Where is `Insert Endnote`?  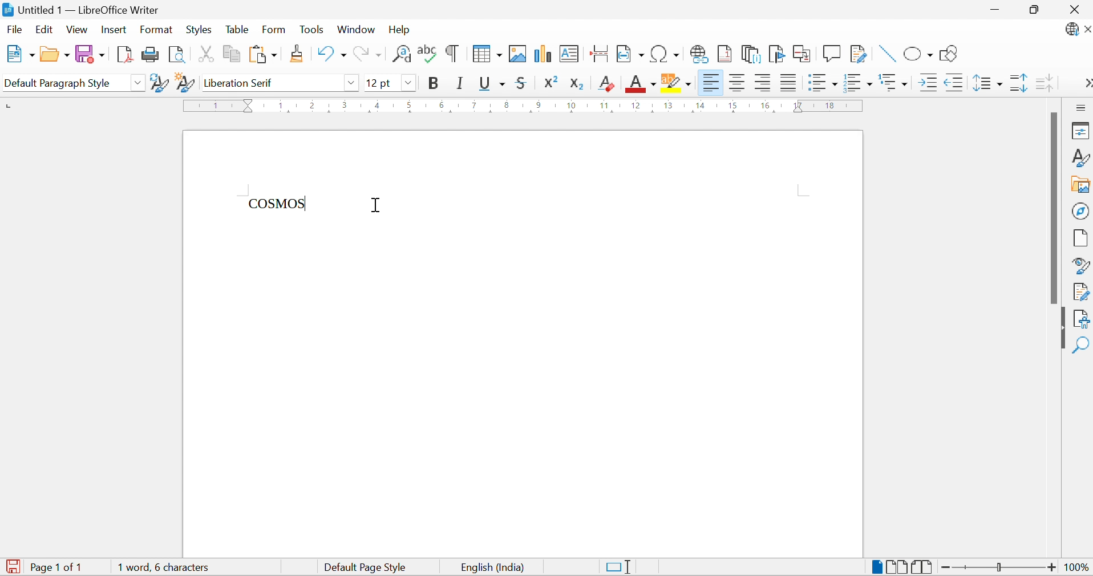
Insert Endnote is located at coordinates (751, 54).